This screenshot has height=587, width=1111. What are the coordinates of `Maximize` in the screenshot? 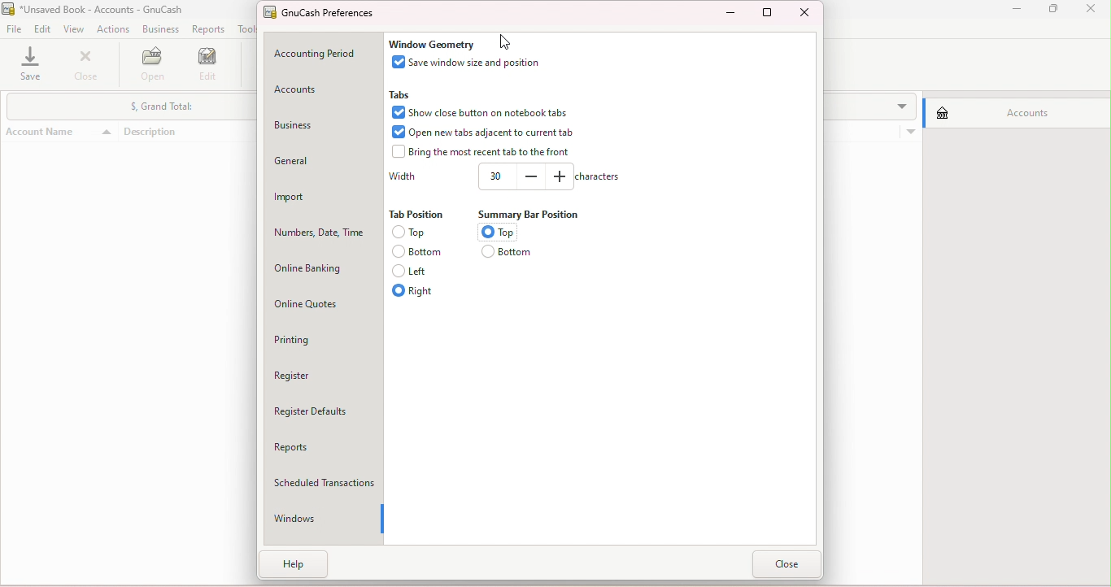 It's located at (768, 15).